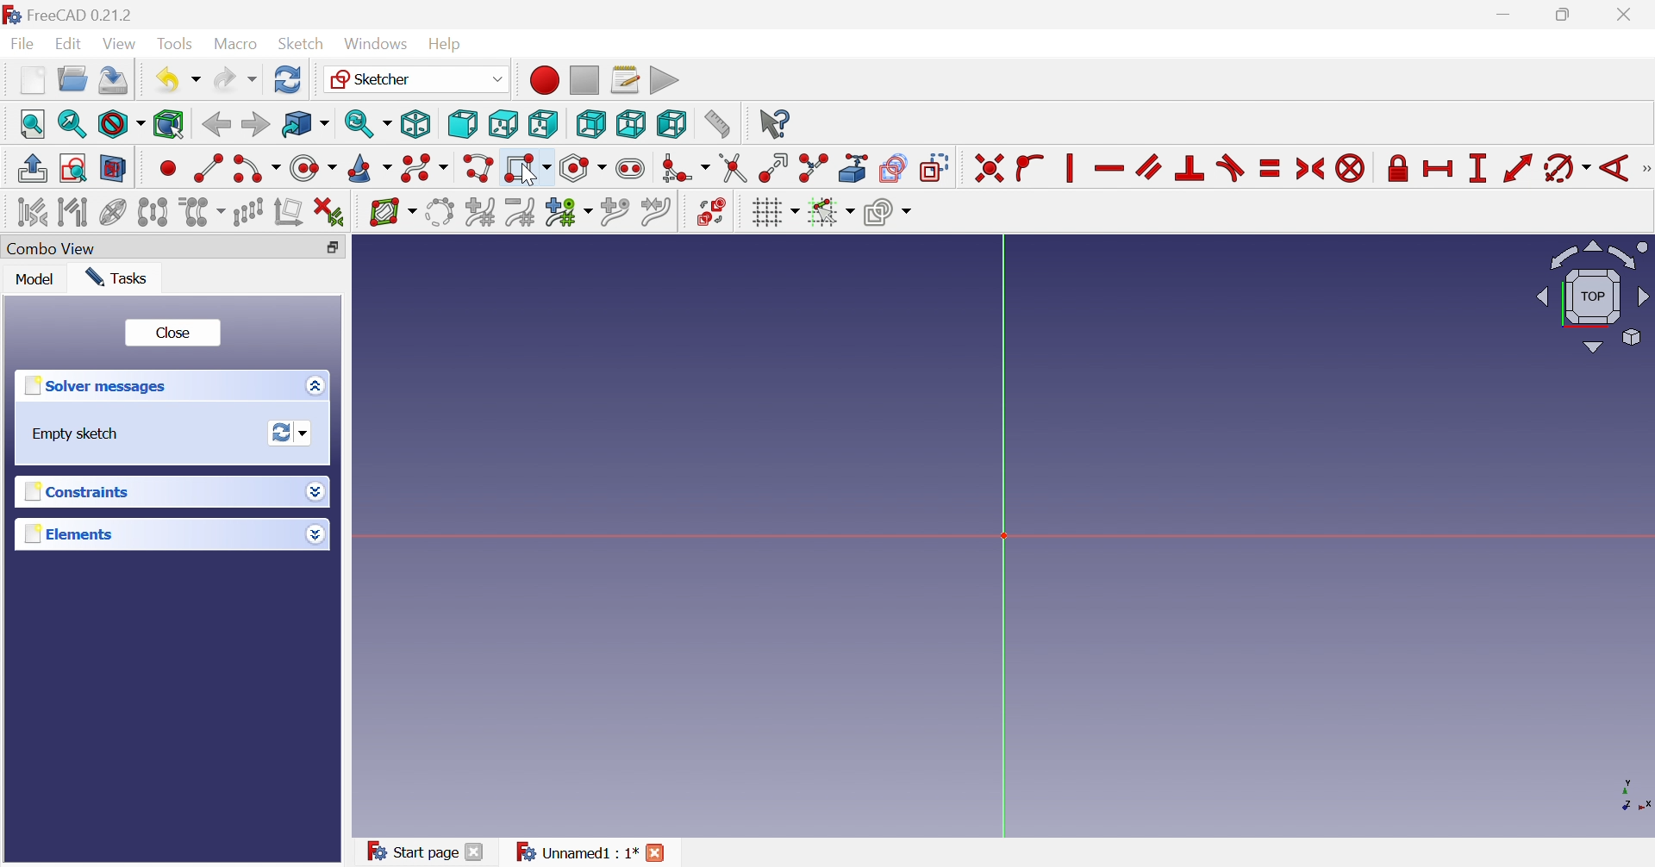  Describe the element at coordinates (288, 79) in the screenshot. I see `Refresh` at that location.